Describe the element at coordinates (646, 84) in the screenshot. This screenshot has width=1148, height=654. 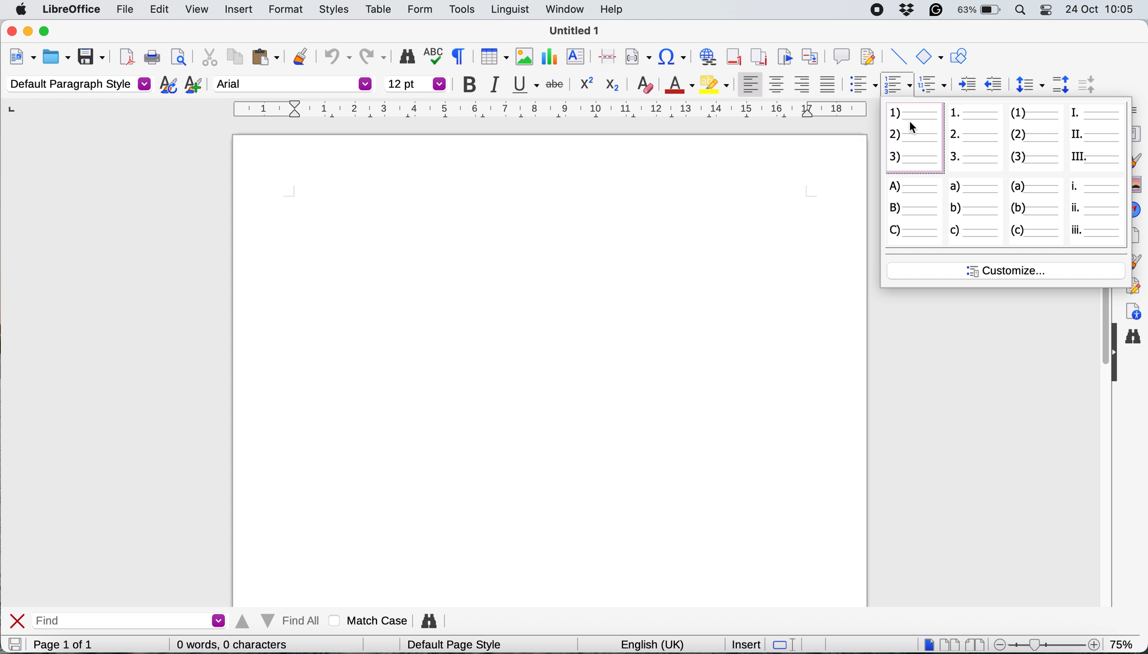
I see `clear direct formatting` at that location.